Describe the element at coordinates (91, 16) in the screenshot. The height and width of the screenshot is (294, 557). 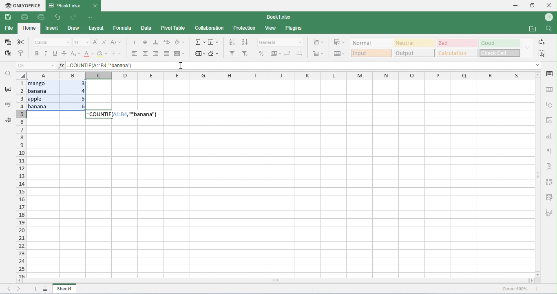
I see `customize quick access tool bar` at that location.